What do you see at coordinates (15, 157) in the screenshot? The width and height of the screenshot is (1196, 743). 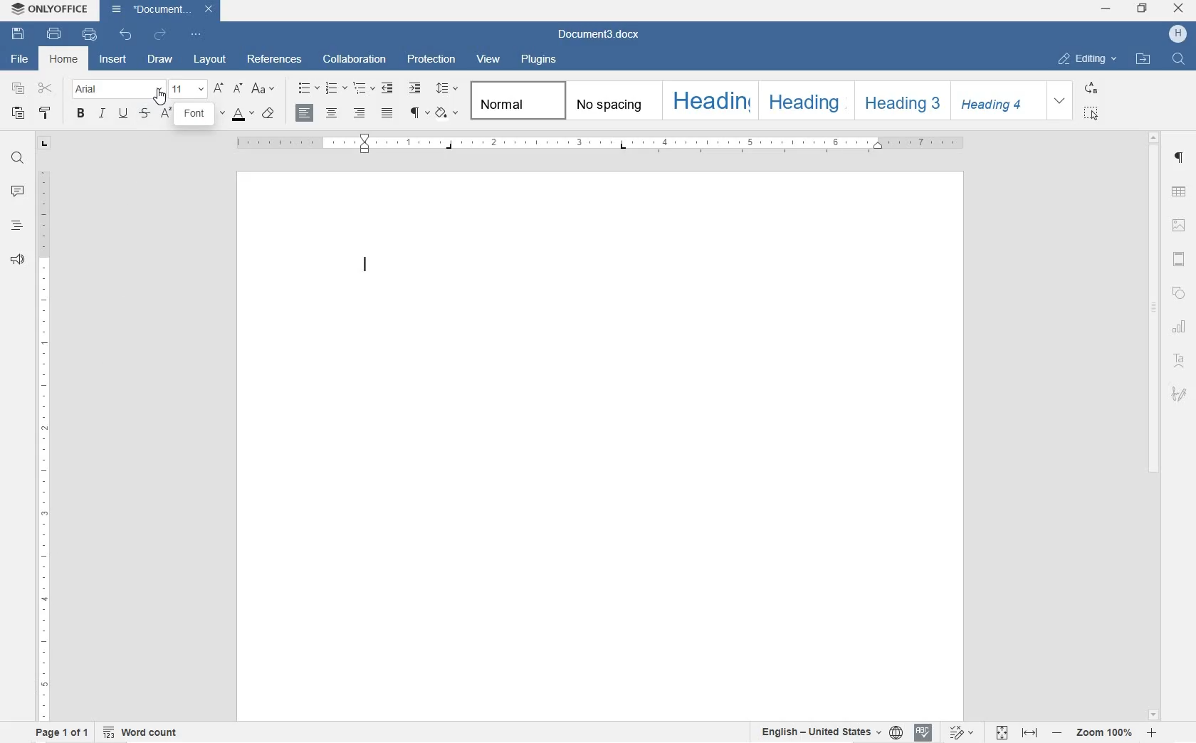 I see `FIND` at bounding box center [15, 157].